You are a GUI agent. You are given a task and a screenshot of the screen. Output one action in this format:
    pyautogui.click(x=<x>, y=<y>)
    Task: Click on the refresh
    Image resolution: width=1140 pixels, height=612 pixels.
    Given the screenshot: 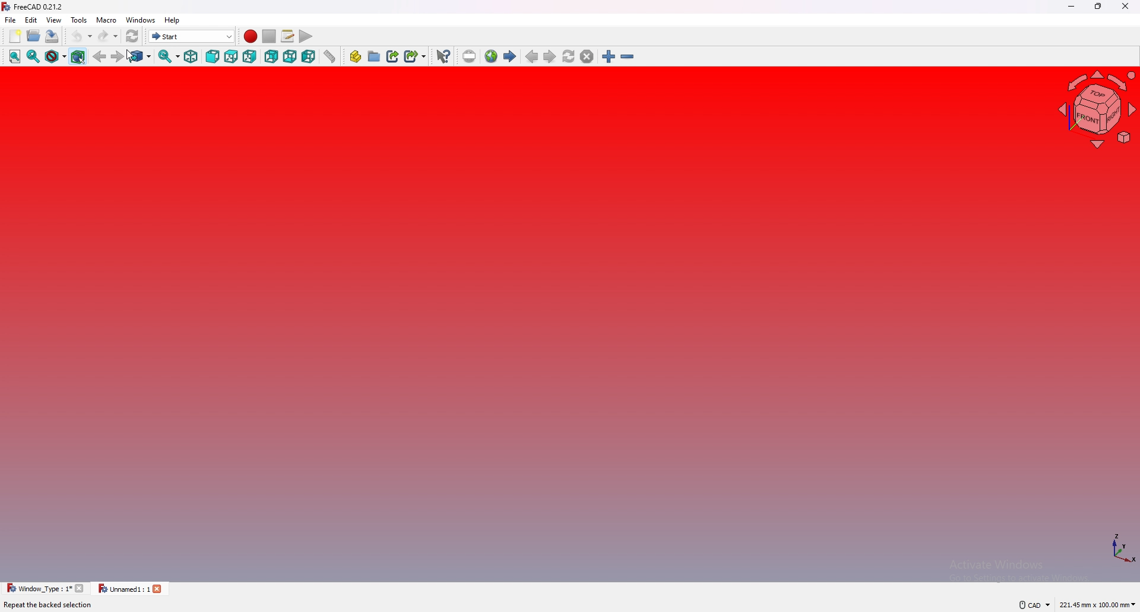 What is the action you would take?
    pyautogui.click(x=132, y=36)
    